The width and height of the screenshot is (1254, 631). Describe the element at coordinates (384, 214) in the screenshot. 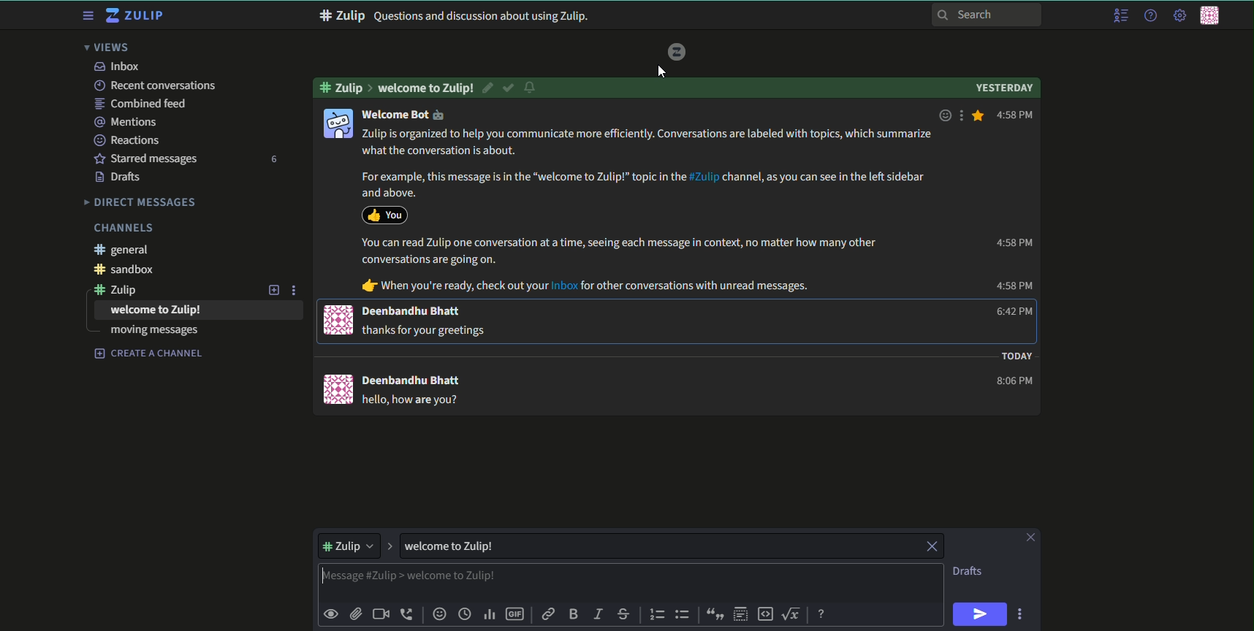

I see `icon` at that location.